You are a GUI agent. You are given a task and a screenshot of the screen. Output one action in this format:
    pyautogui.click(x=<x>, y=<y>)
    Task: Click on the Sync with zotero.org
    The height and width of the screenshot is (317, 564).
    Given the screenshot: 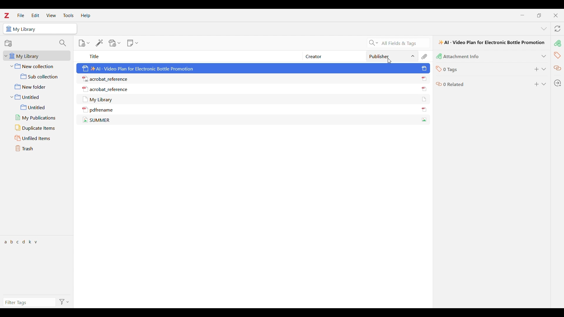 What is the action you would take?
    pyautogui.click(x=558, y=28)
    